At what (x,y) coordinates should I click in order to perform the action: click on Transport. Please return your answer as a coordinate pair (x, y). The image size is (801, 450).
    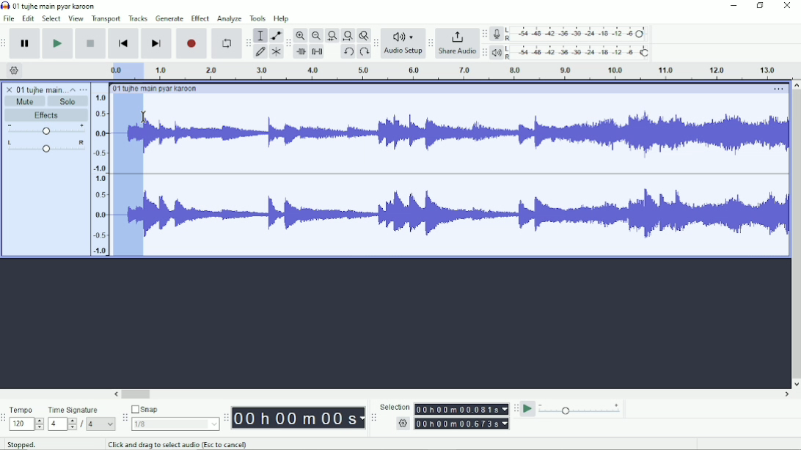
    Looking at the image, I should click on (106, 19).